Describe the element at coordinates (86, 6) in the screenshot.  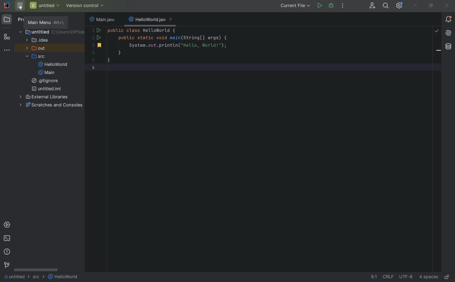
I see `configure version control` at that location.